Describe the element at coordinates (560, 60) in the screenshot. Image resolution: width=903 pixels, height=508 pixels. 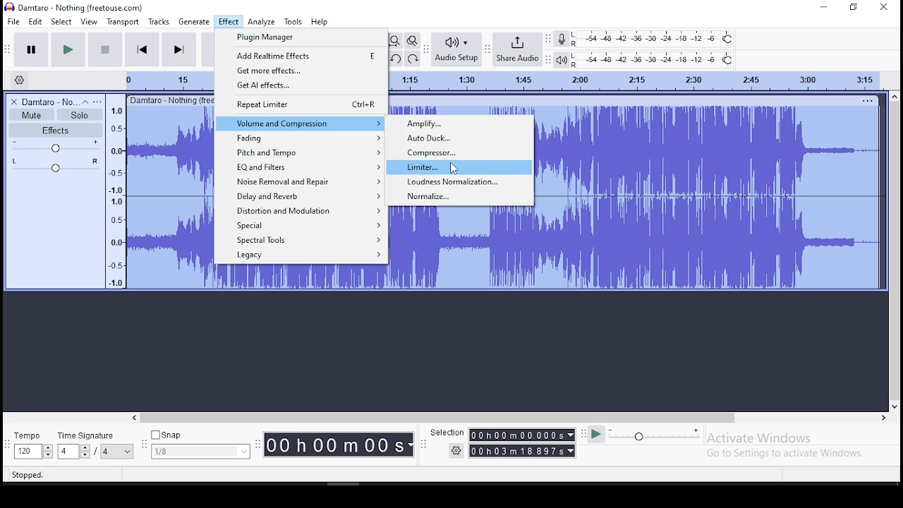
I see `playback meter` at that location.